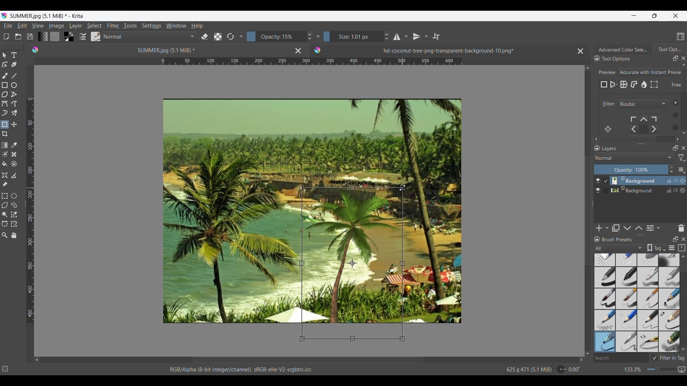 The image size is (687, 386). I want to click on Cursor clicking on Transform tool, so click(6, 127).